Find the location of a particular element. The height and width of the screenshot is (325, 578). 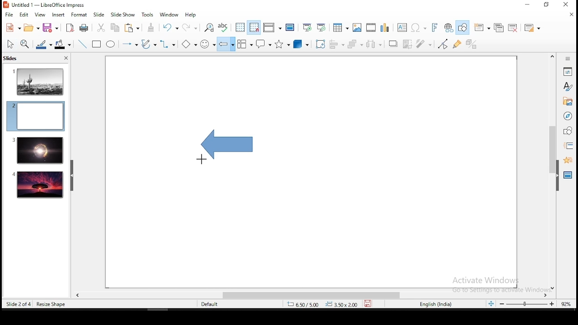

default is located at coordinates (210, 304).